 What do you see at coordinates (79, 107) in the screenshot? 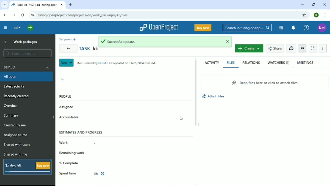
I see `Assignee` at bounding box center [79, 107].